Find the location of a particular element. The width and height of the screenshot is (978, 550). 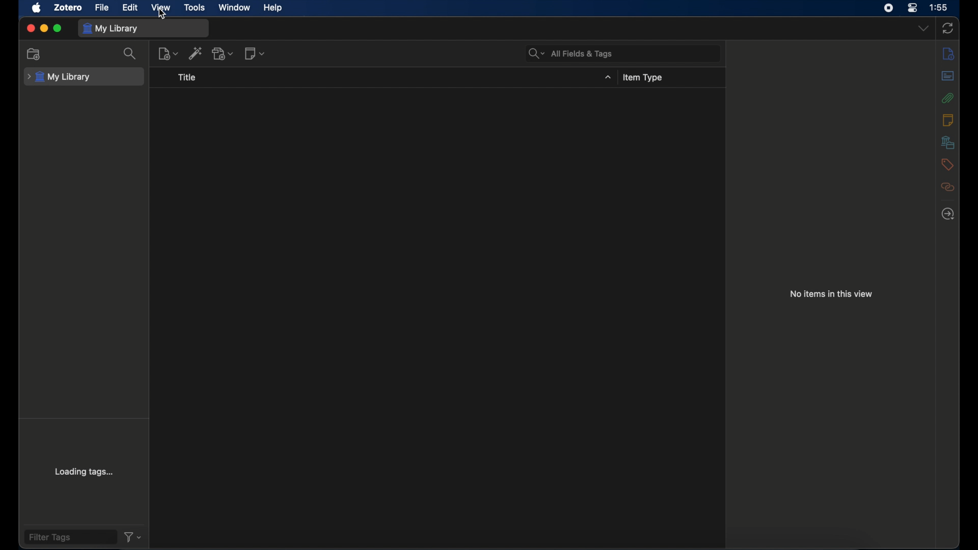

edit is located at coordinates (129, 7).